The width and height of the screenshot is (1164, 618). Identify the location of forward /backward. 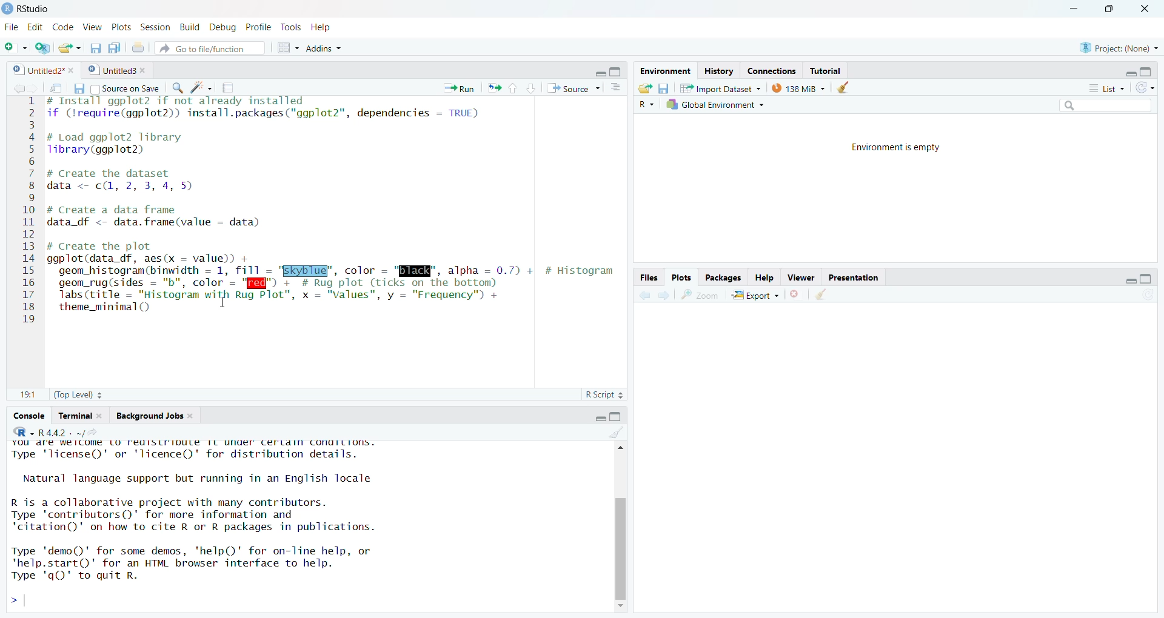
(652, 295).